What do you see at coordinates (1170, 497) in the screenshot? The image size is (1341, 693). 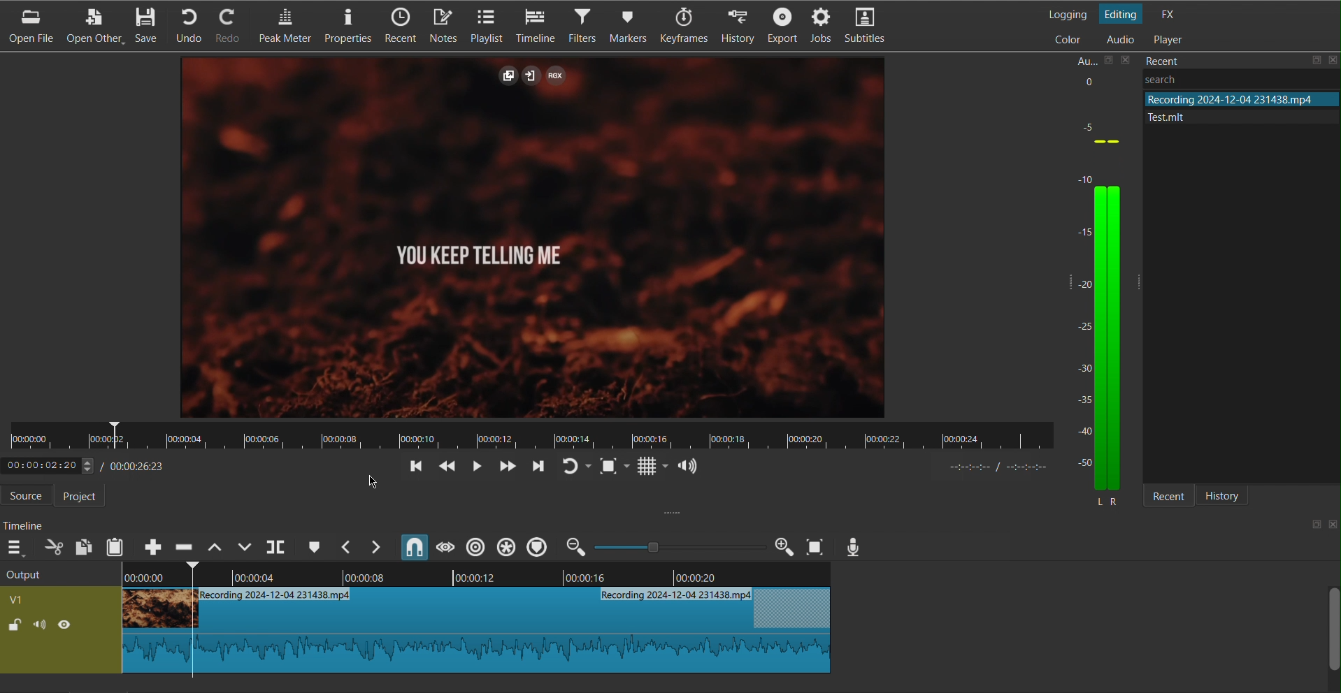 I see `Recent` at bounding box center [1170, 497].